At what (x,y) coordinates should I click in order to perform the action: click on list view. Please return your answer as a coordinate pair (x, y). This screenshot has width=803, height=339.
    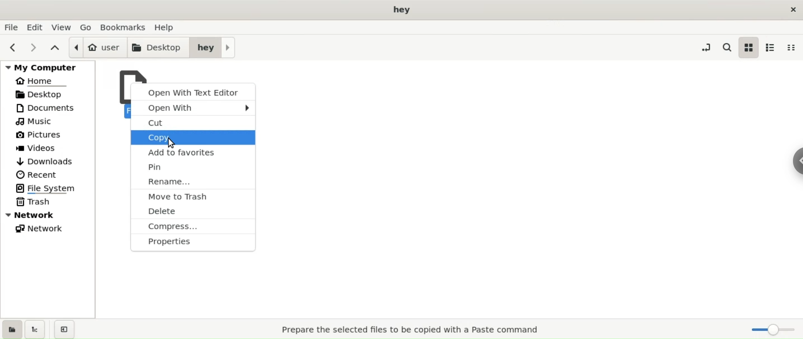
    Looking at the image, I should click on (770, 48).